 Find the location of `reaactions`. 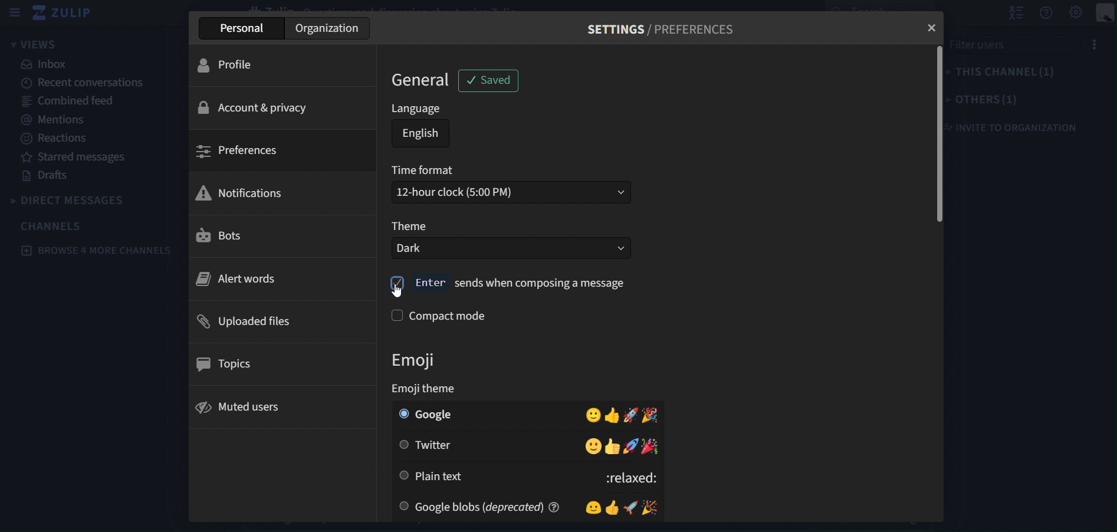

reaactions is located at coordinates (60, 139).